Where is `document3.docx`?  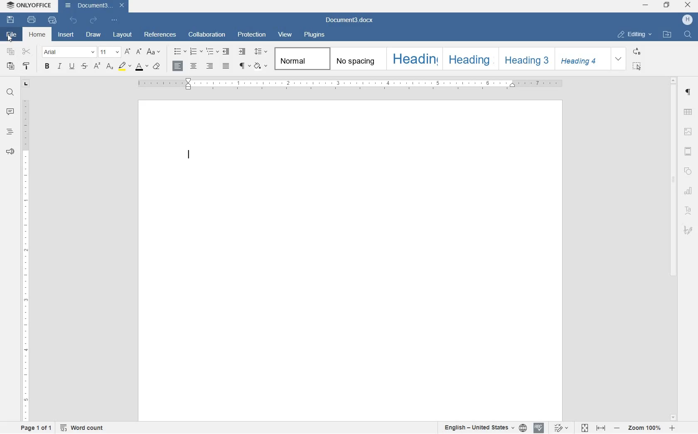
document3.docx is located at coordinates (353, 18).